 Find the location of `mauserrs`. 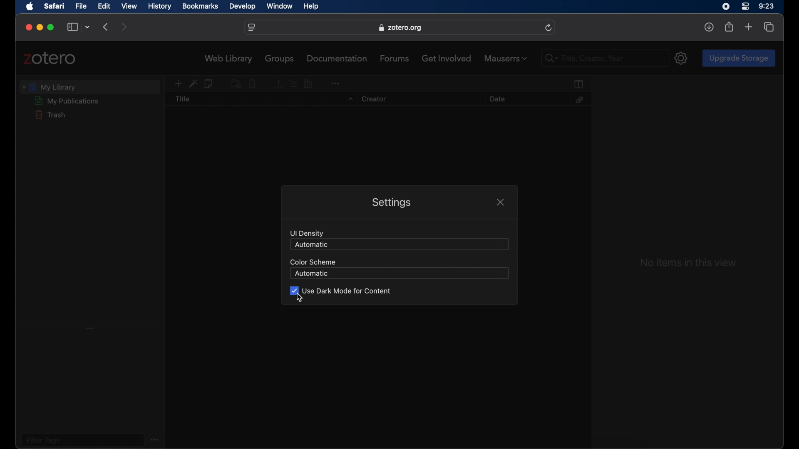

mauserrs is located at coordinates (505, 58).